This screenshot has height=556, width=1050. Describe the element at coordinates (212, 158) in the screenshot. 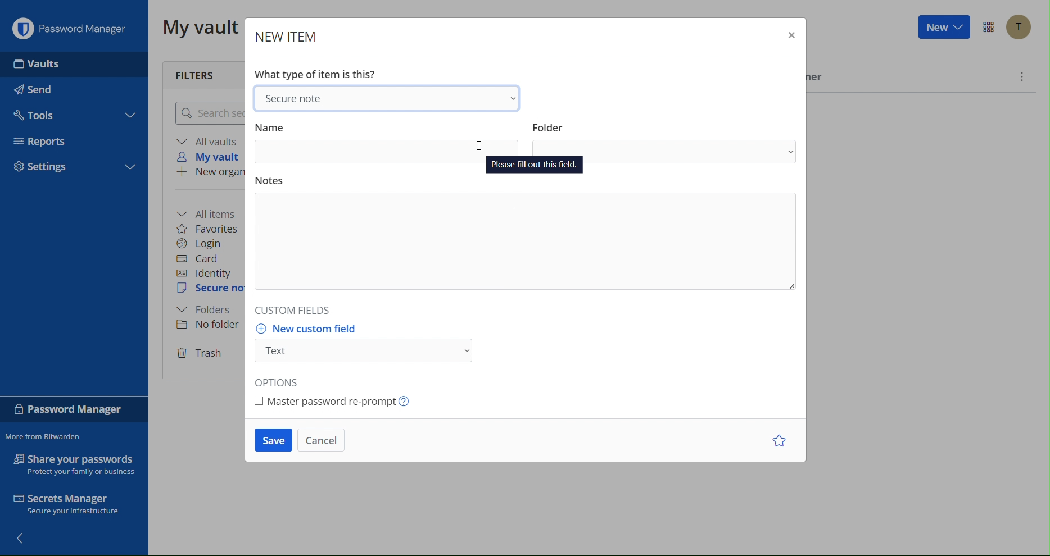

I see `My vault` at that location.